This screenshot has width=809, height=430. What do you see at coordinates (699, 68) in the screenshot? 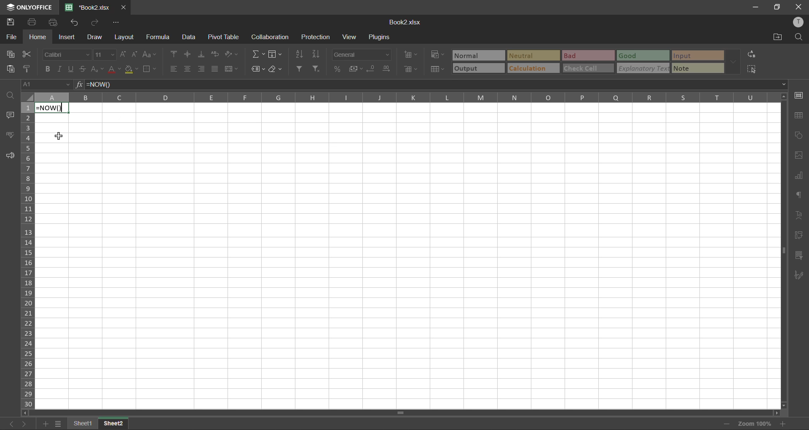
I see `note` at bounding box center [699, 68].